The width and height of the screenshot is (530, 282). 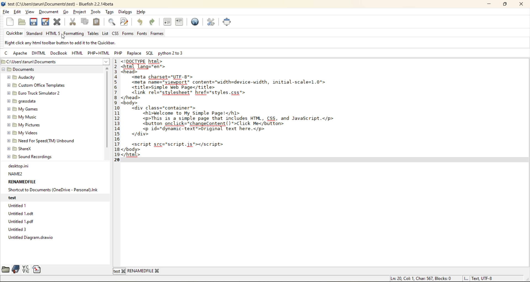 I want to click on documents, so click(x=26, y=70).